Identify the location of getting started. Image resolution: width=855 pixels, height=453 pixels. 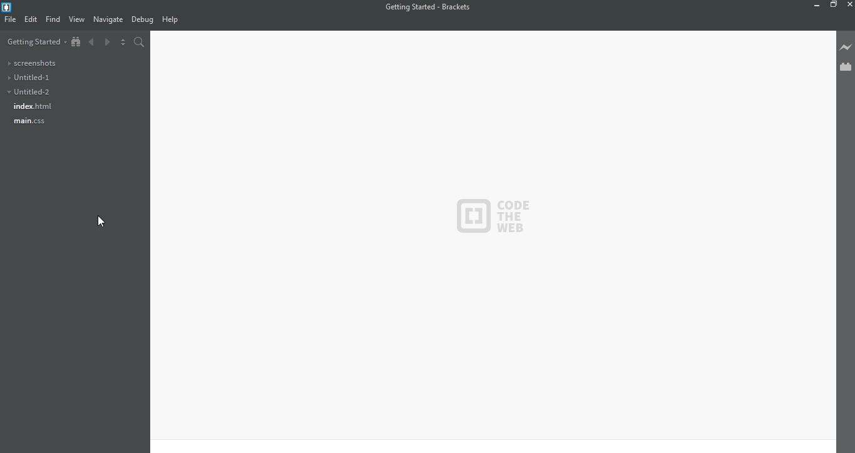
(36, 41).